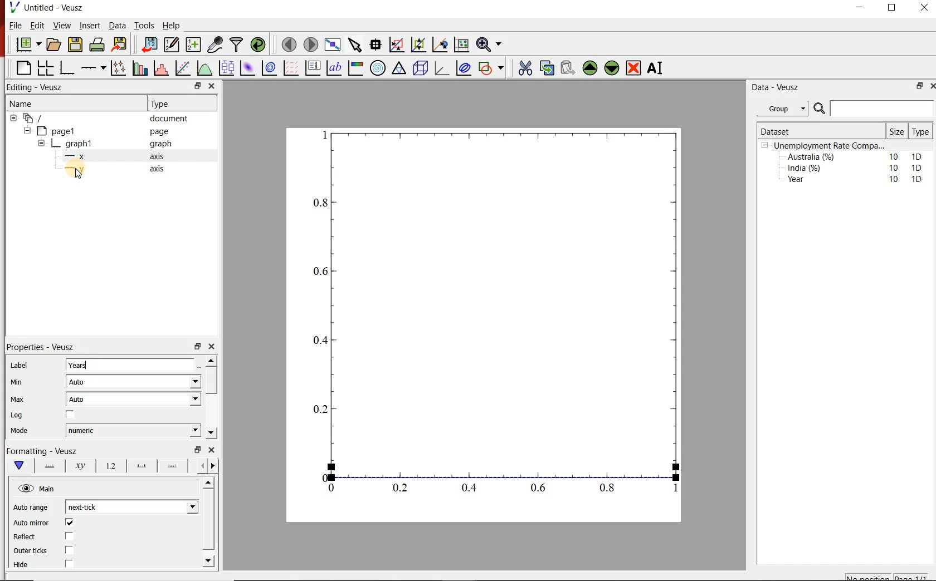 Image resolution: width=936 pixels, height=581 pixels. I want to click on close, so click(212, 450).